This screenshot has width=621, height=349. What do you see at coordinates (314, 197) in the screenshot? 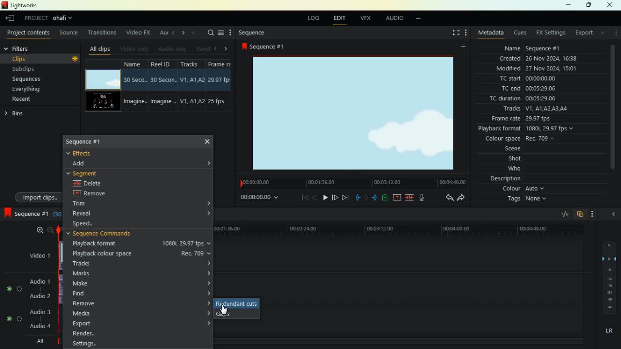
I see `back` at bounding box center [314, 197].